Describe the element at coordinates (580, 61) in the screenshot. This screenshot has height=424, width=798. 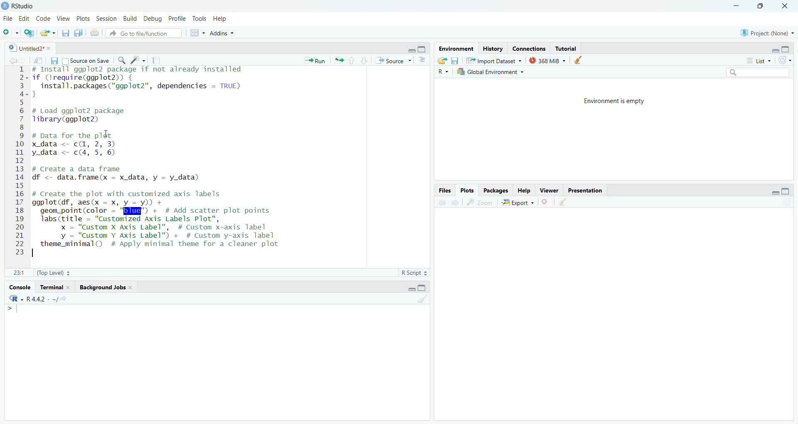
I see `clear` at that location.